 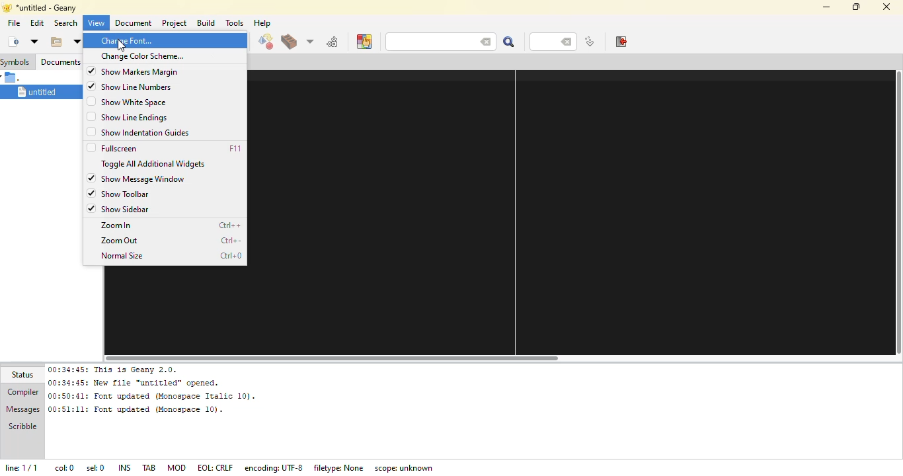 I want to click on build, so click(x=288, y=43).